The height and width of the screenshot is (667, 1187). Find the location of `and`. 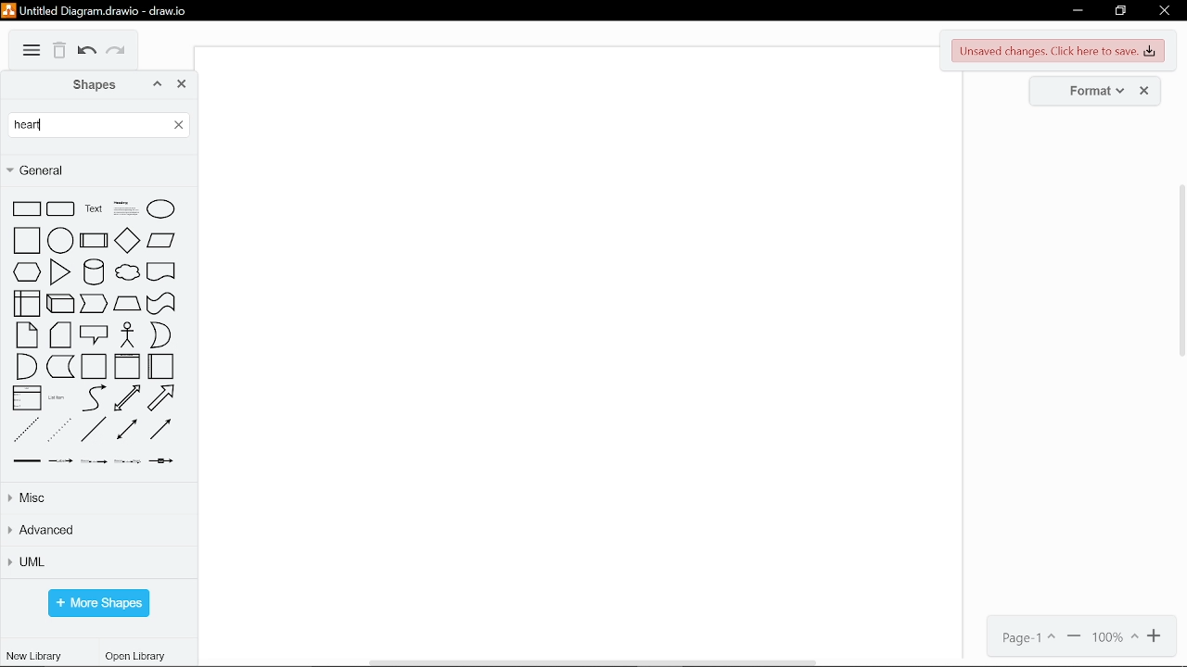

and is located at coordinates (26, 367).